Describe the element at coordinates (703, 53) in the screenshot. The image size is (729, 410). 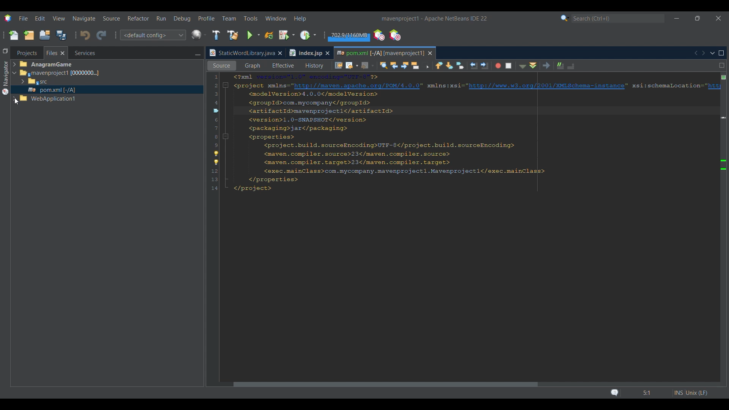
I see `Next` at that location.